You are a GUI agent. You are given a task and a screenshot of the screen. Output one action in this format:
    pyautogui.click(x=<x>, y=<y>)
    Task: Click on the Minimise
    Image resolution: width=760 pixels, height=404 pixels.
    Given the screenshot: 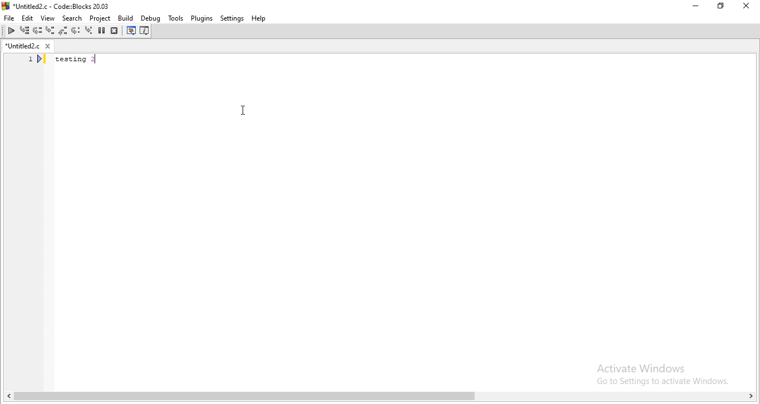 What is the action you would take?
    pyautogui.click(x=695, y=6)
    